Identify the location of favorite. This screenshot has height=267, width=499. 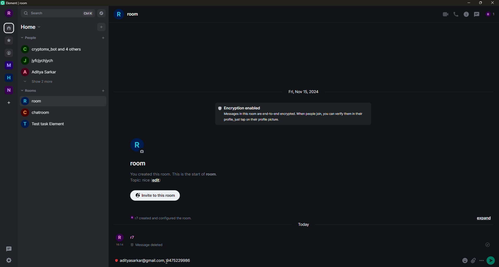
(8, 40).